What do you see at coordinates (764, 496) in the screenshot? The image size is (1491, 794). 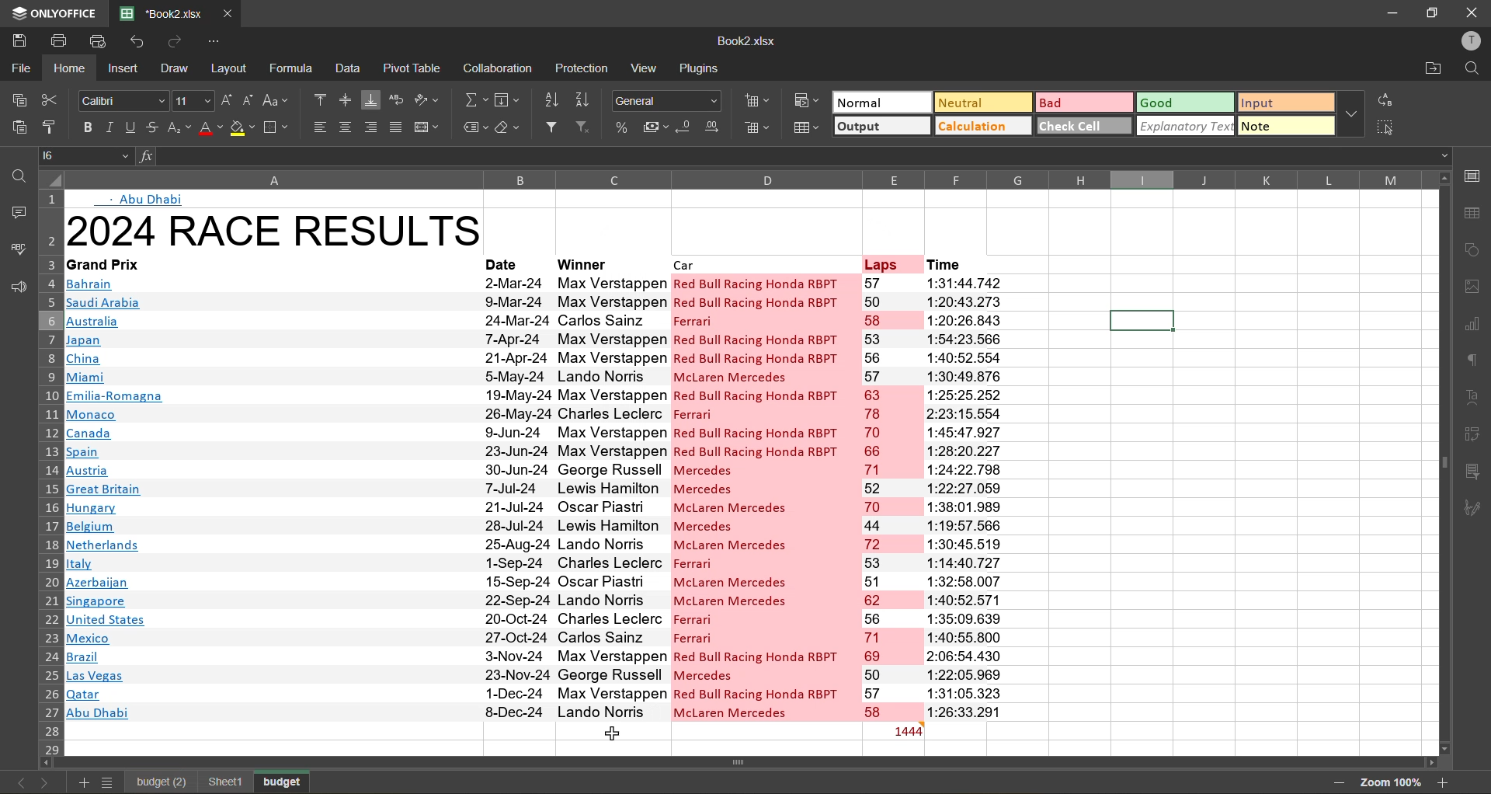 I see `car name` at bounding box center [764, 496].